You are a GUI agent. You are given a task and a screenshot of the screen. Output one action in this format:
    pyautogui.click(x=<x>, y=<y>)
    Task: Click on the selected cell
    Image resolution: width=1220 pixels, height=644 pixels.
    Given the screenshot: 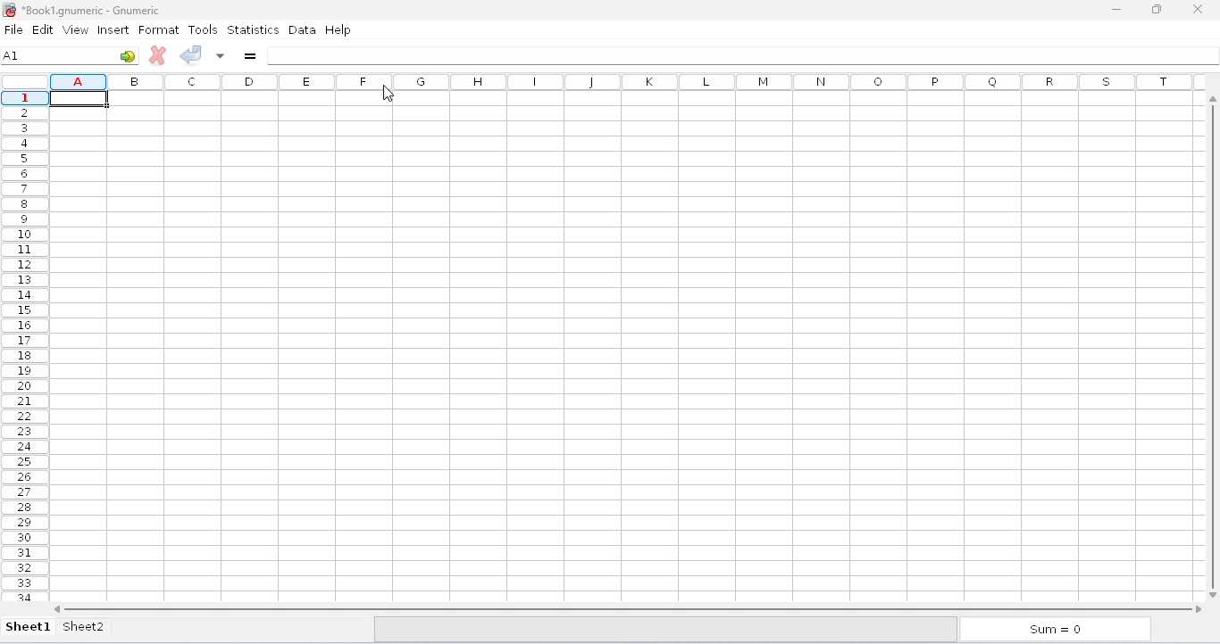 What is the action you would take?
    pyautogui.click(x=82, y=101)
    